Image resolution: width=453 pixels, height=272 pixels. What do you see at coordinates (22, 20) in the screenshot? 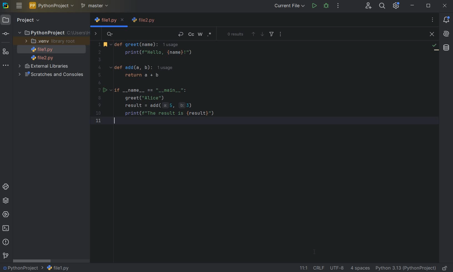
I see `PROJECT` at bounding box center [22, 20].